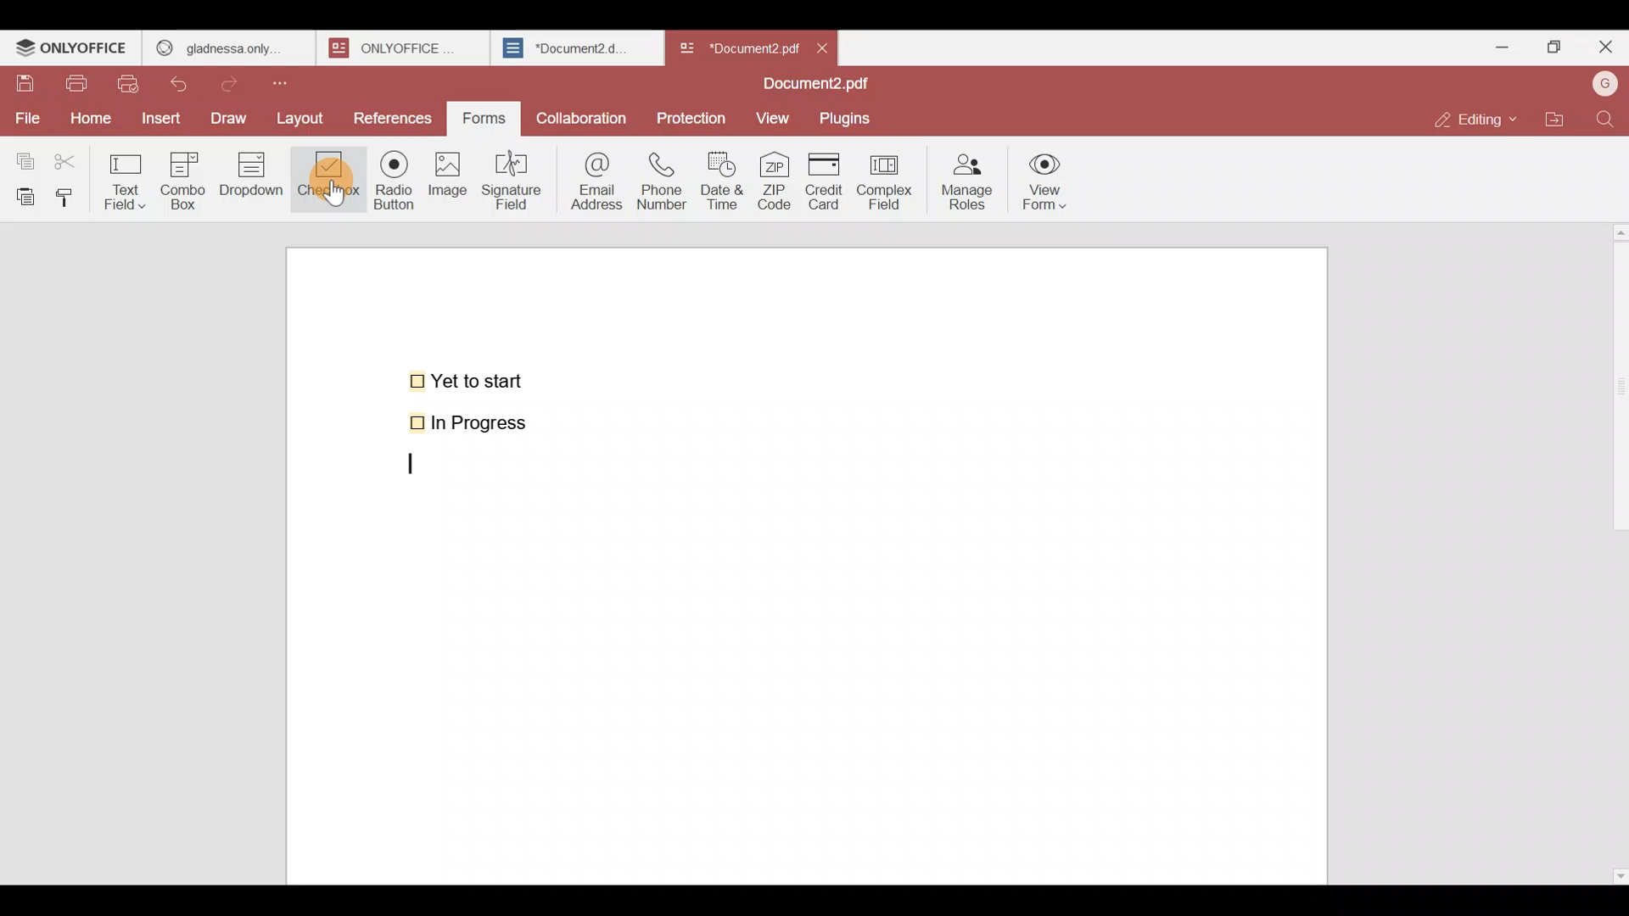  Describe the element at coordinates (22, 157) in the screenshot. I see `Copy` at that location.